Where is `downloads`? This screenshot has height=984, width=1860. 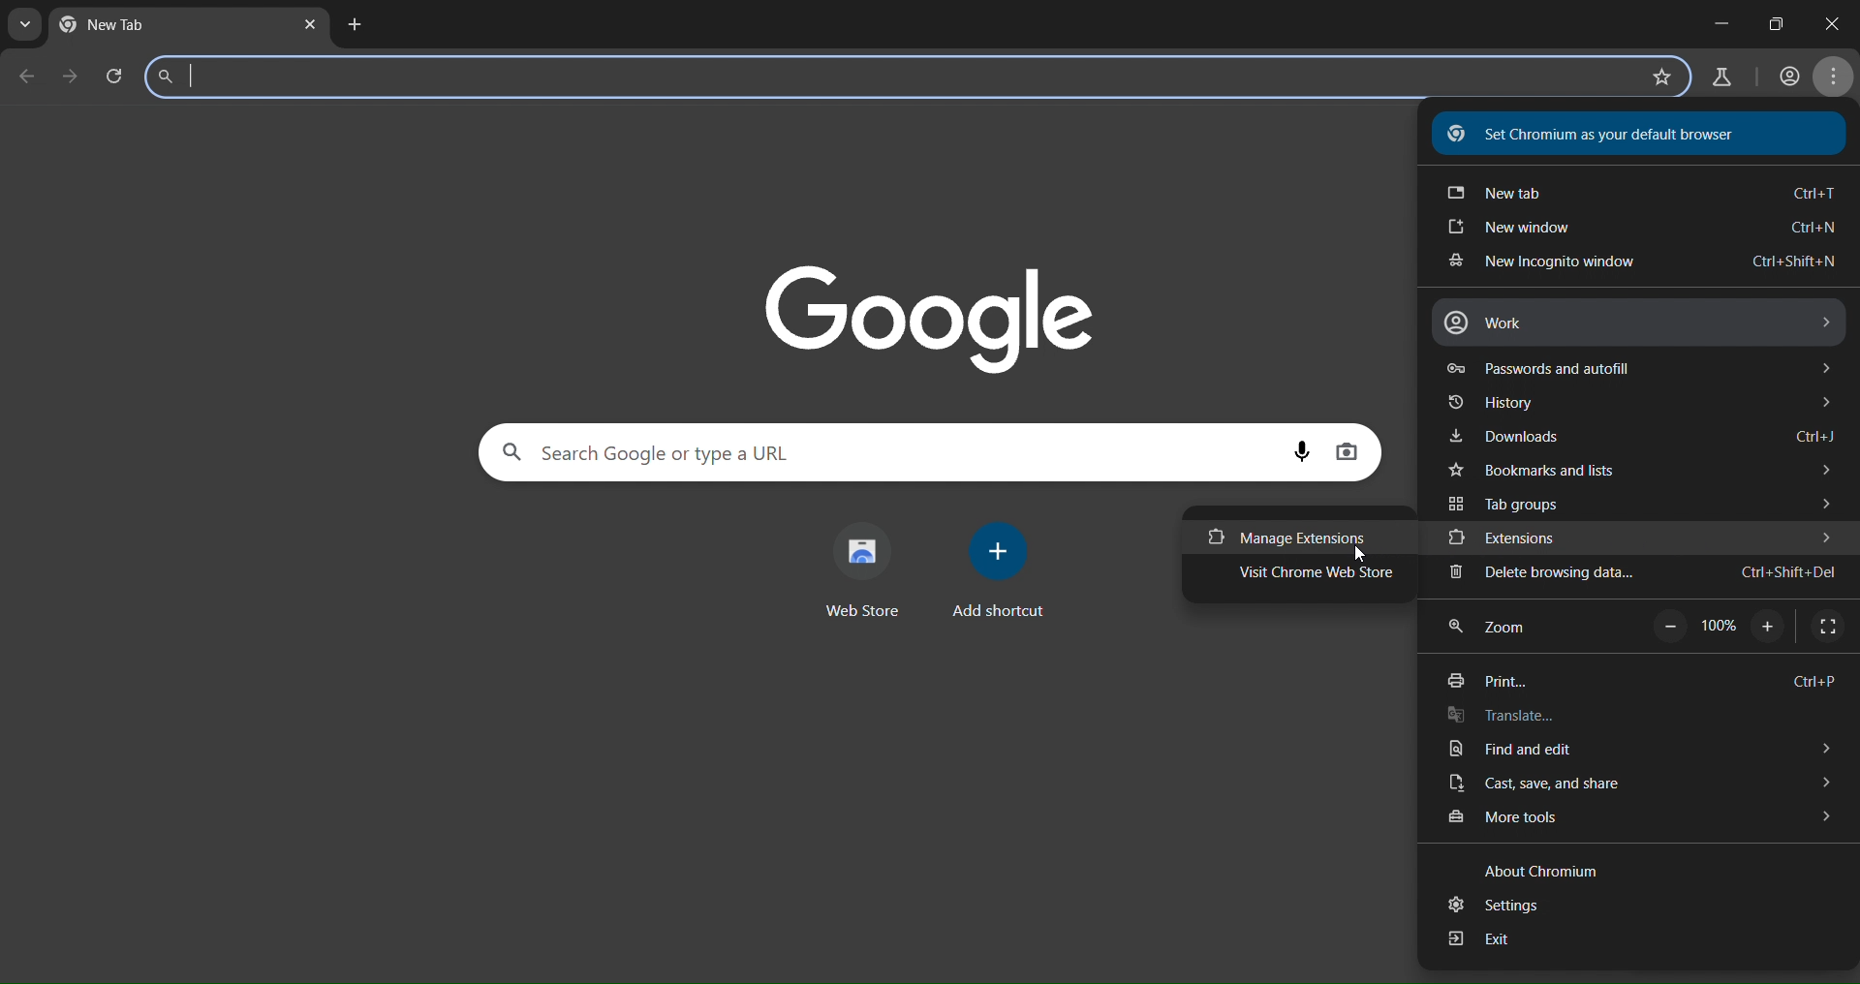 downloads is located at coordinates (1644, 435).